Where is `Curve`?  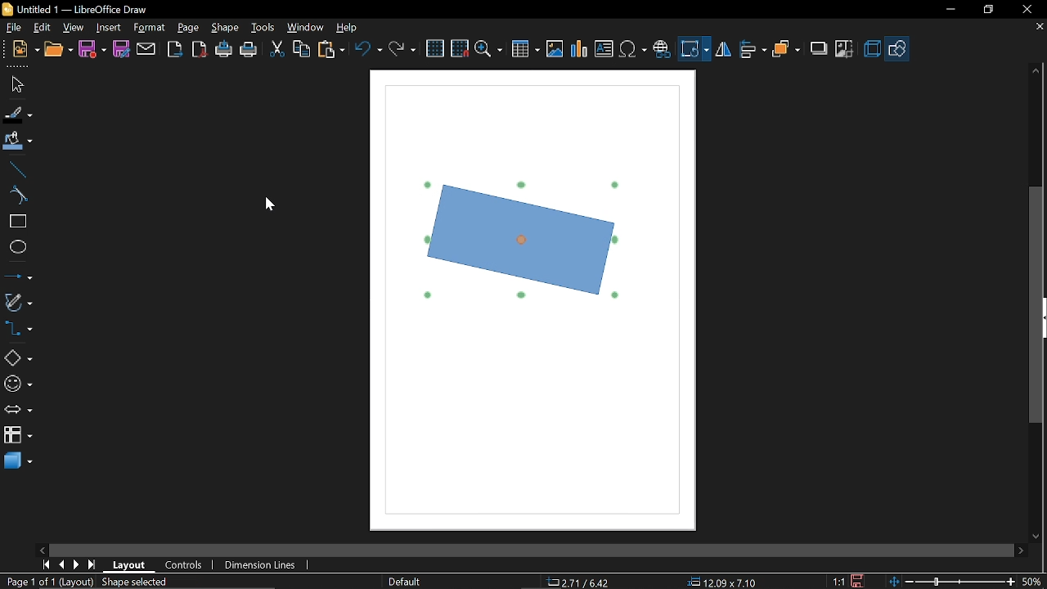 Curve is located at coordinates (16, 196).